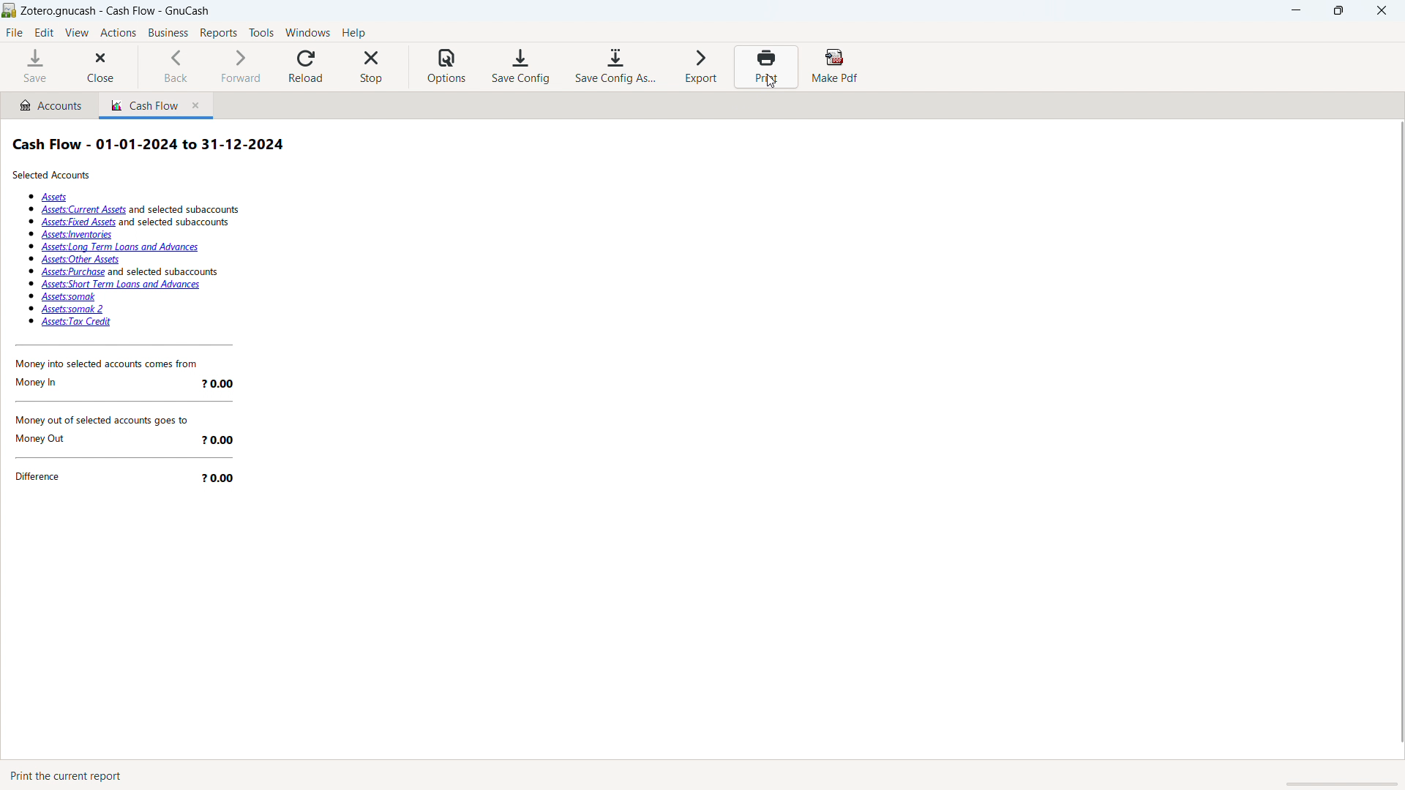 Image resolution: width=1405 pixels, height=790 pixels. Describe the element at coordinates (122, 247) in the screenshot. I see `Assets: long term loans and advances` at that location.